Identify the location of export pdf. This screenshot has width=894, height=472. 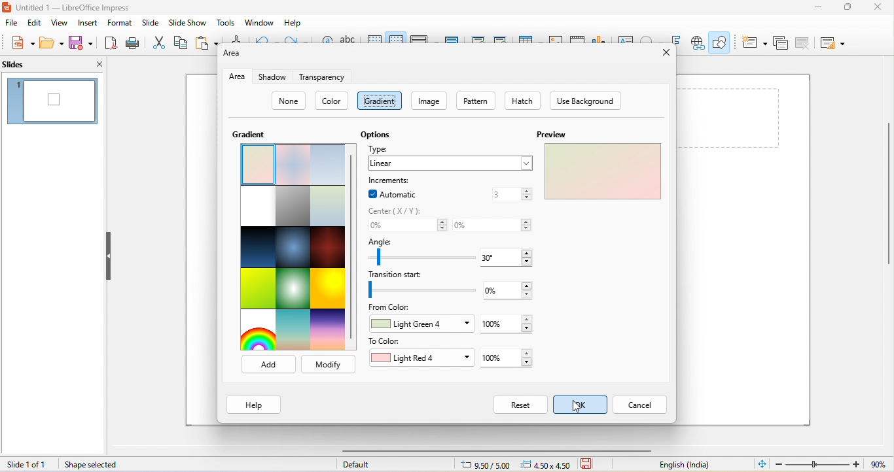
(111, 42).